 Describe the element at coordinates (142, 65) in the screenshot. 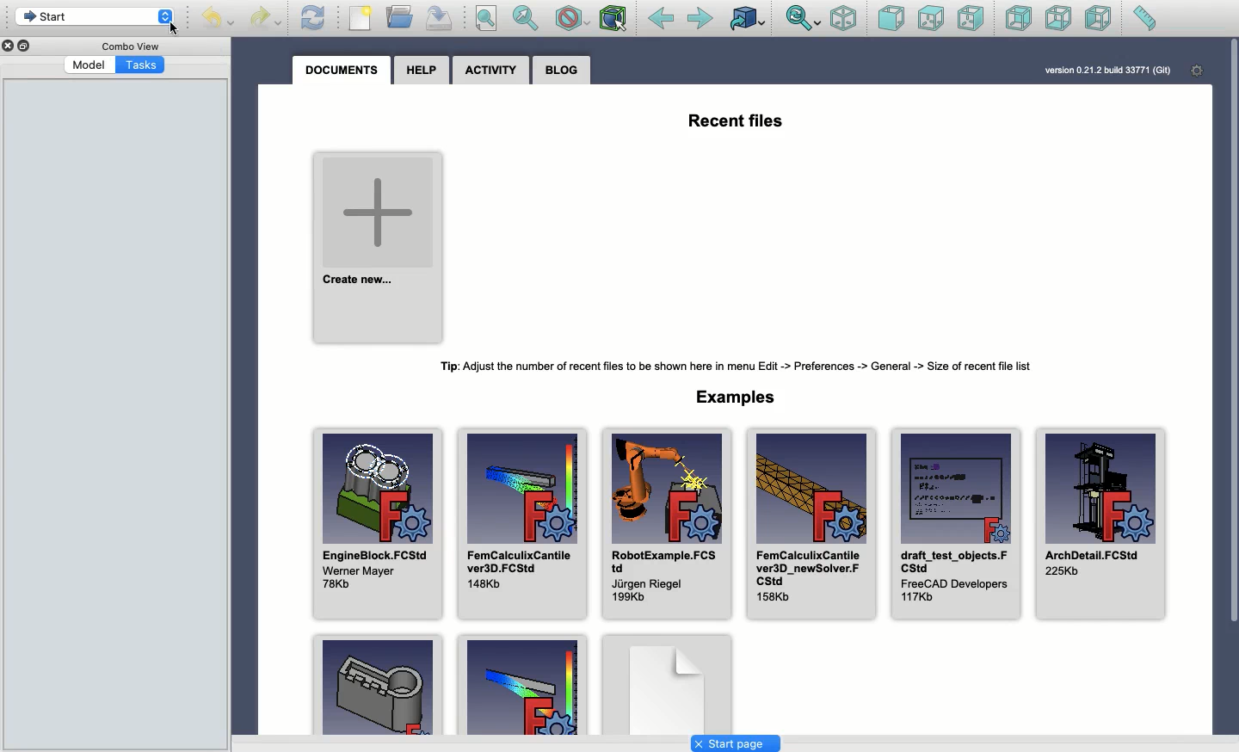

I see `Tasks` at that location.